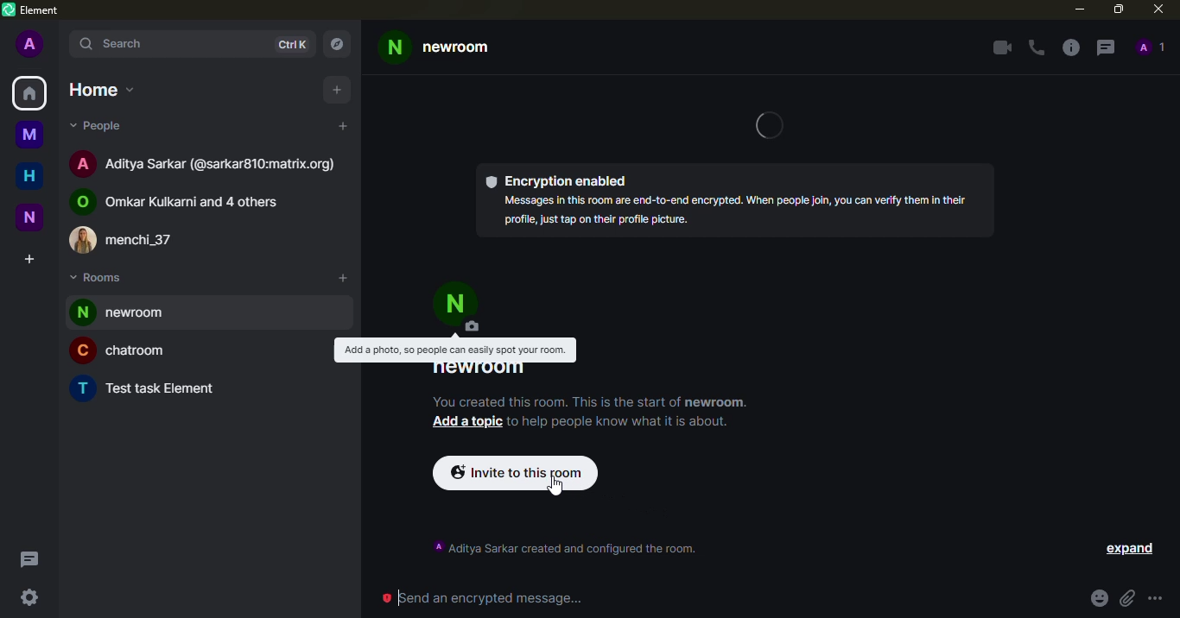 The height and width of the screenshot is (618, 1180). What do you see at coordinates (1107, 48) in the screenshot?
I see `threads` at bounding box center [1107, 48].